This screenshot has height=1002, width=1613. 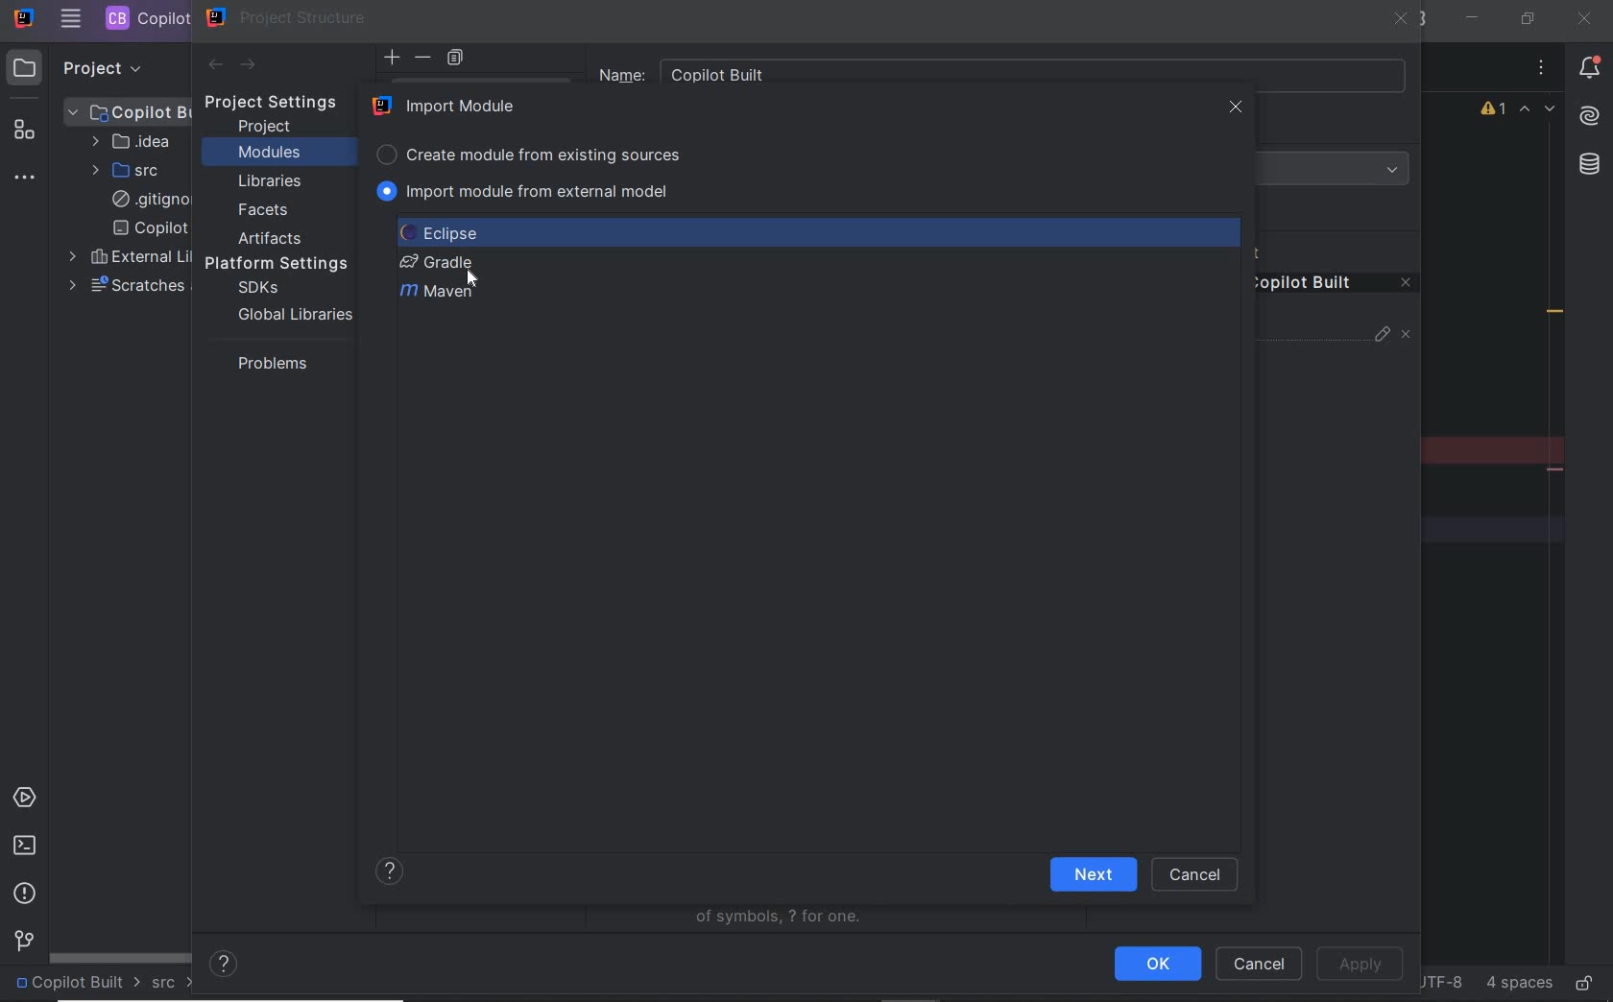 What do you see at coordinates (174, 984) in the screenshot?
I see `src` at bounding box center [174, 984].